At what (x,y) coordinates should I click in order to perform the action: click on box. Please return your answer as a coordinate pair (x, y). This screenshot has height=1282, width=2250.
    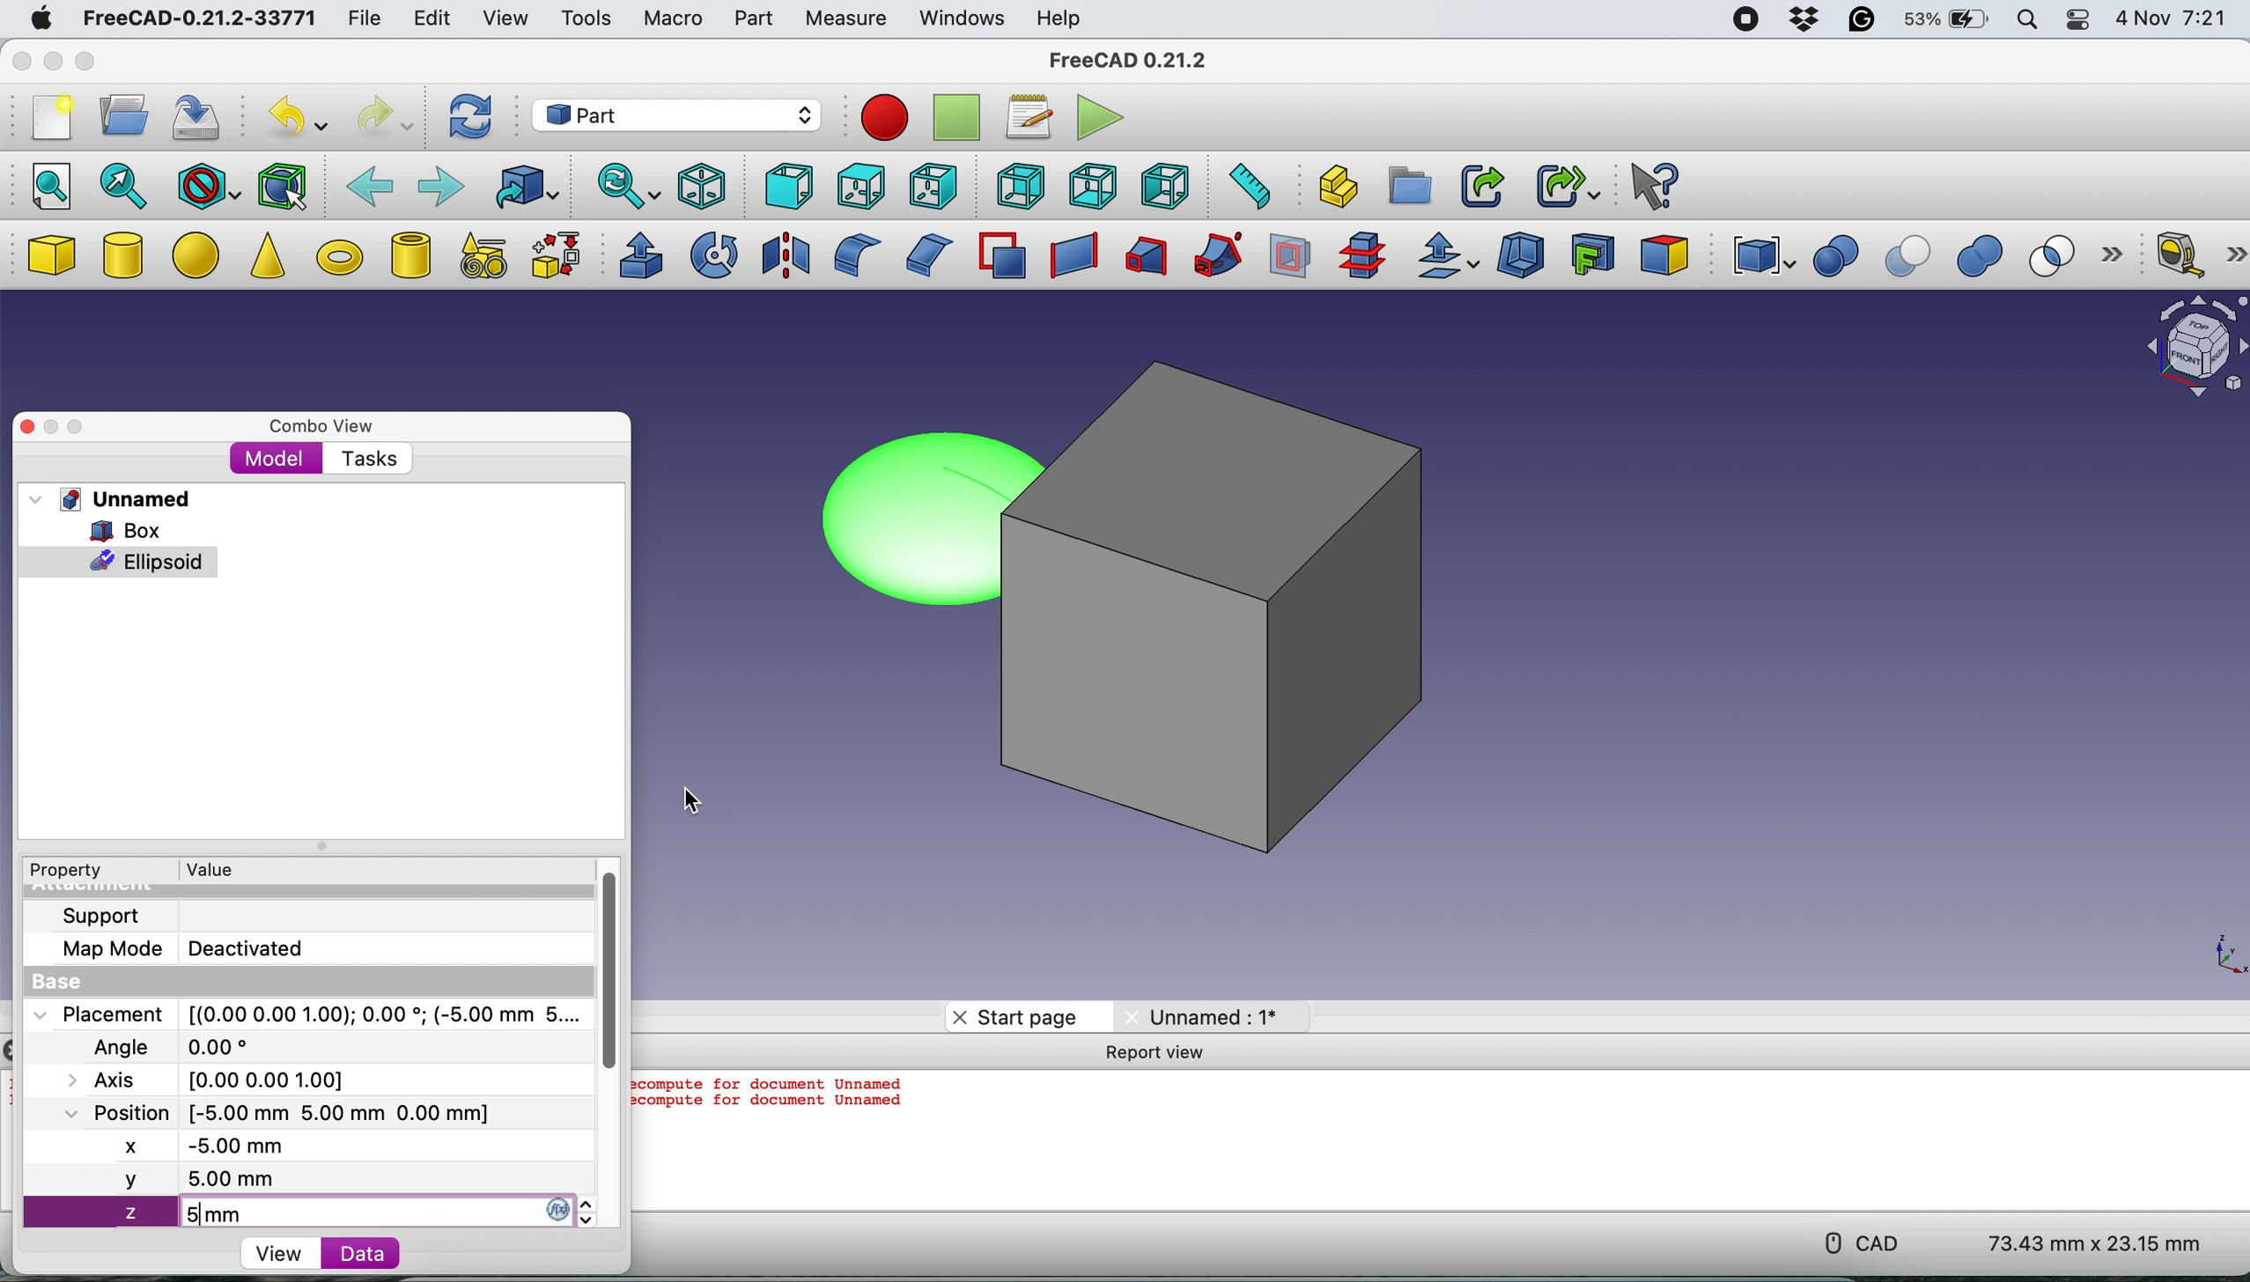
    Looking at the image, I should click on (121, 529).